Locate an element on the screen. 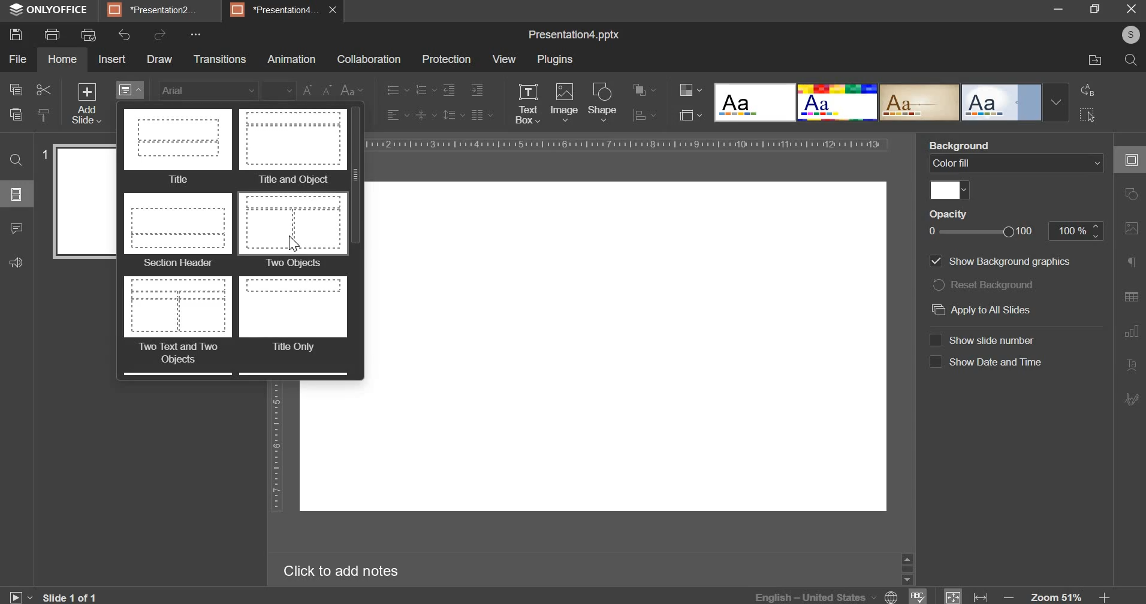 This screenshot has height=604, width=1146. spell check is located at coordinates (919, 596).